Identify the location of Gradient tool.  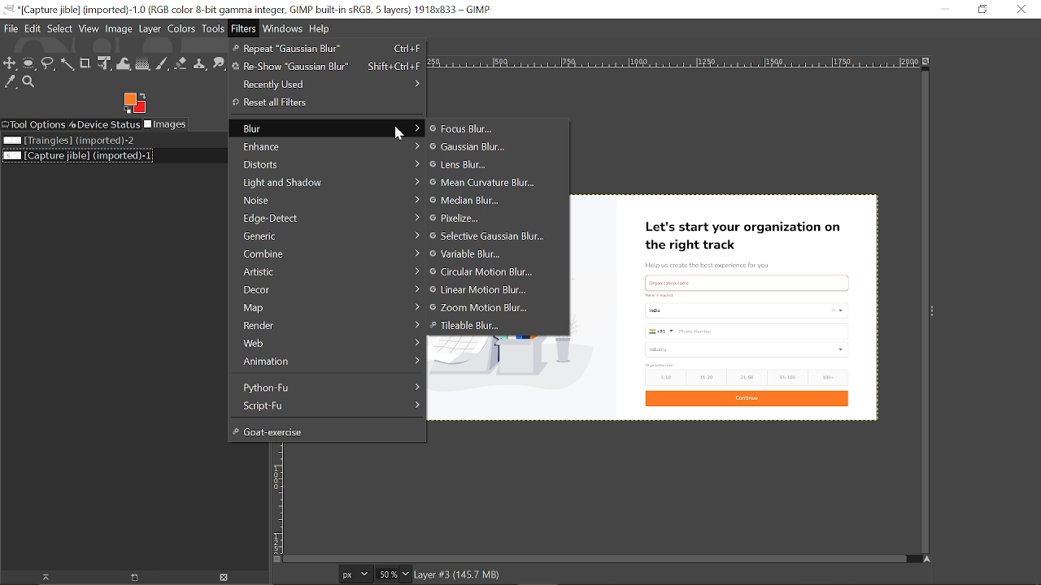
(143, 63).